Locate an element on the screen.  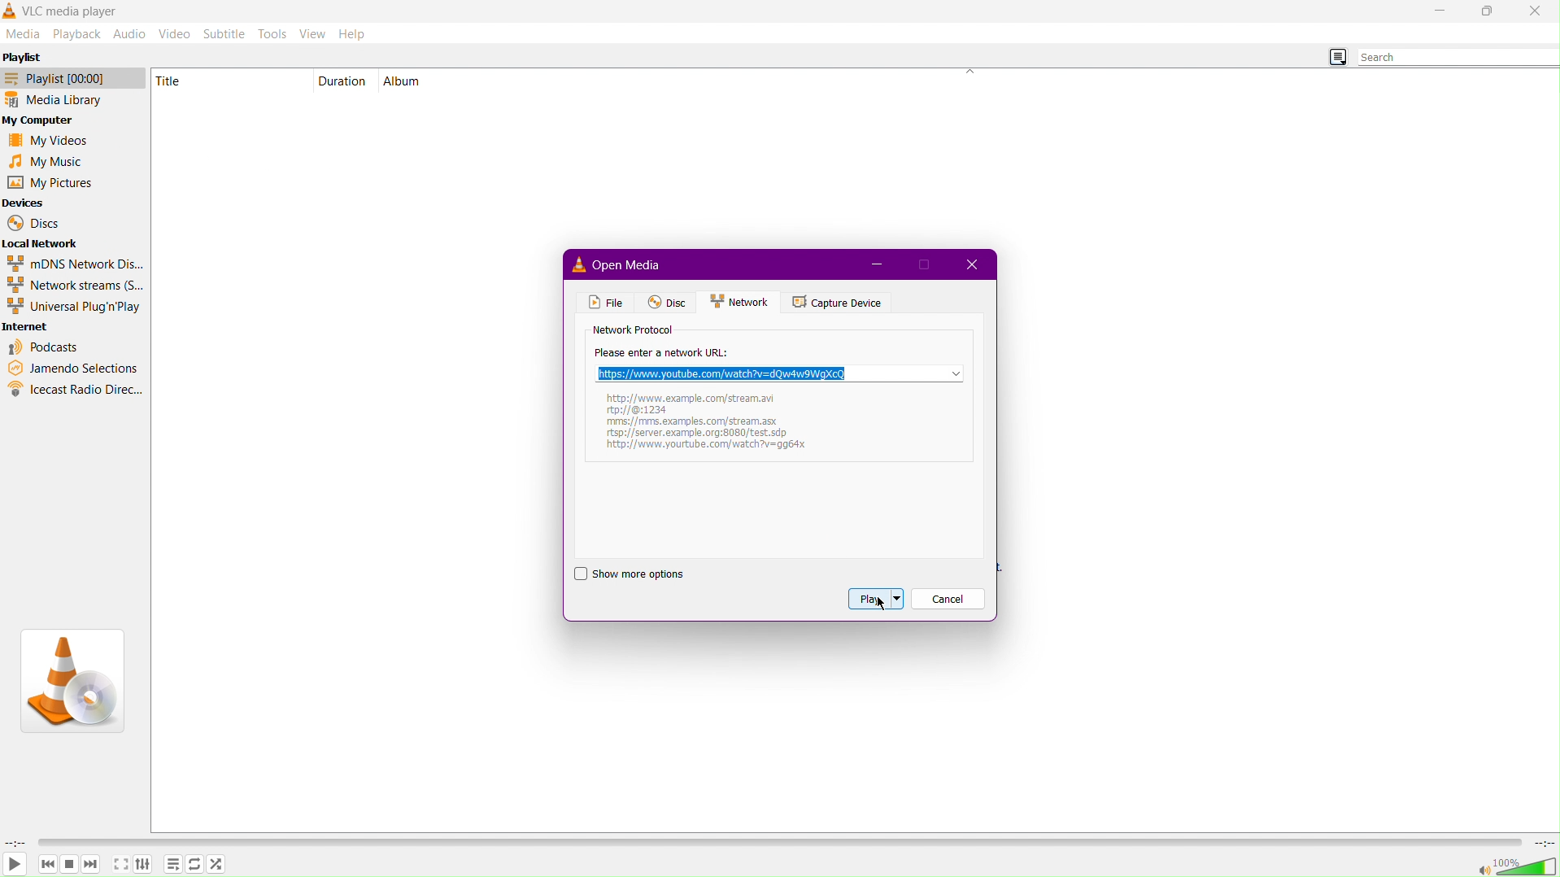
Show more options is located at coordinates (641, 574).